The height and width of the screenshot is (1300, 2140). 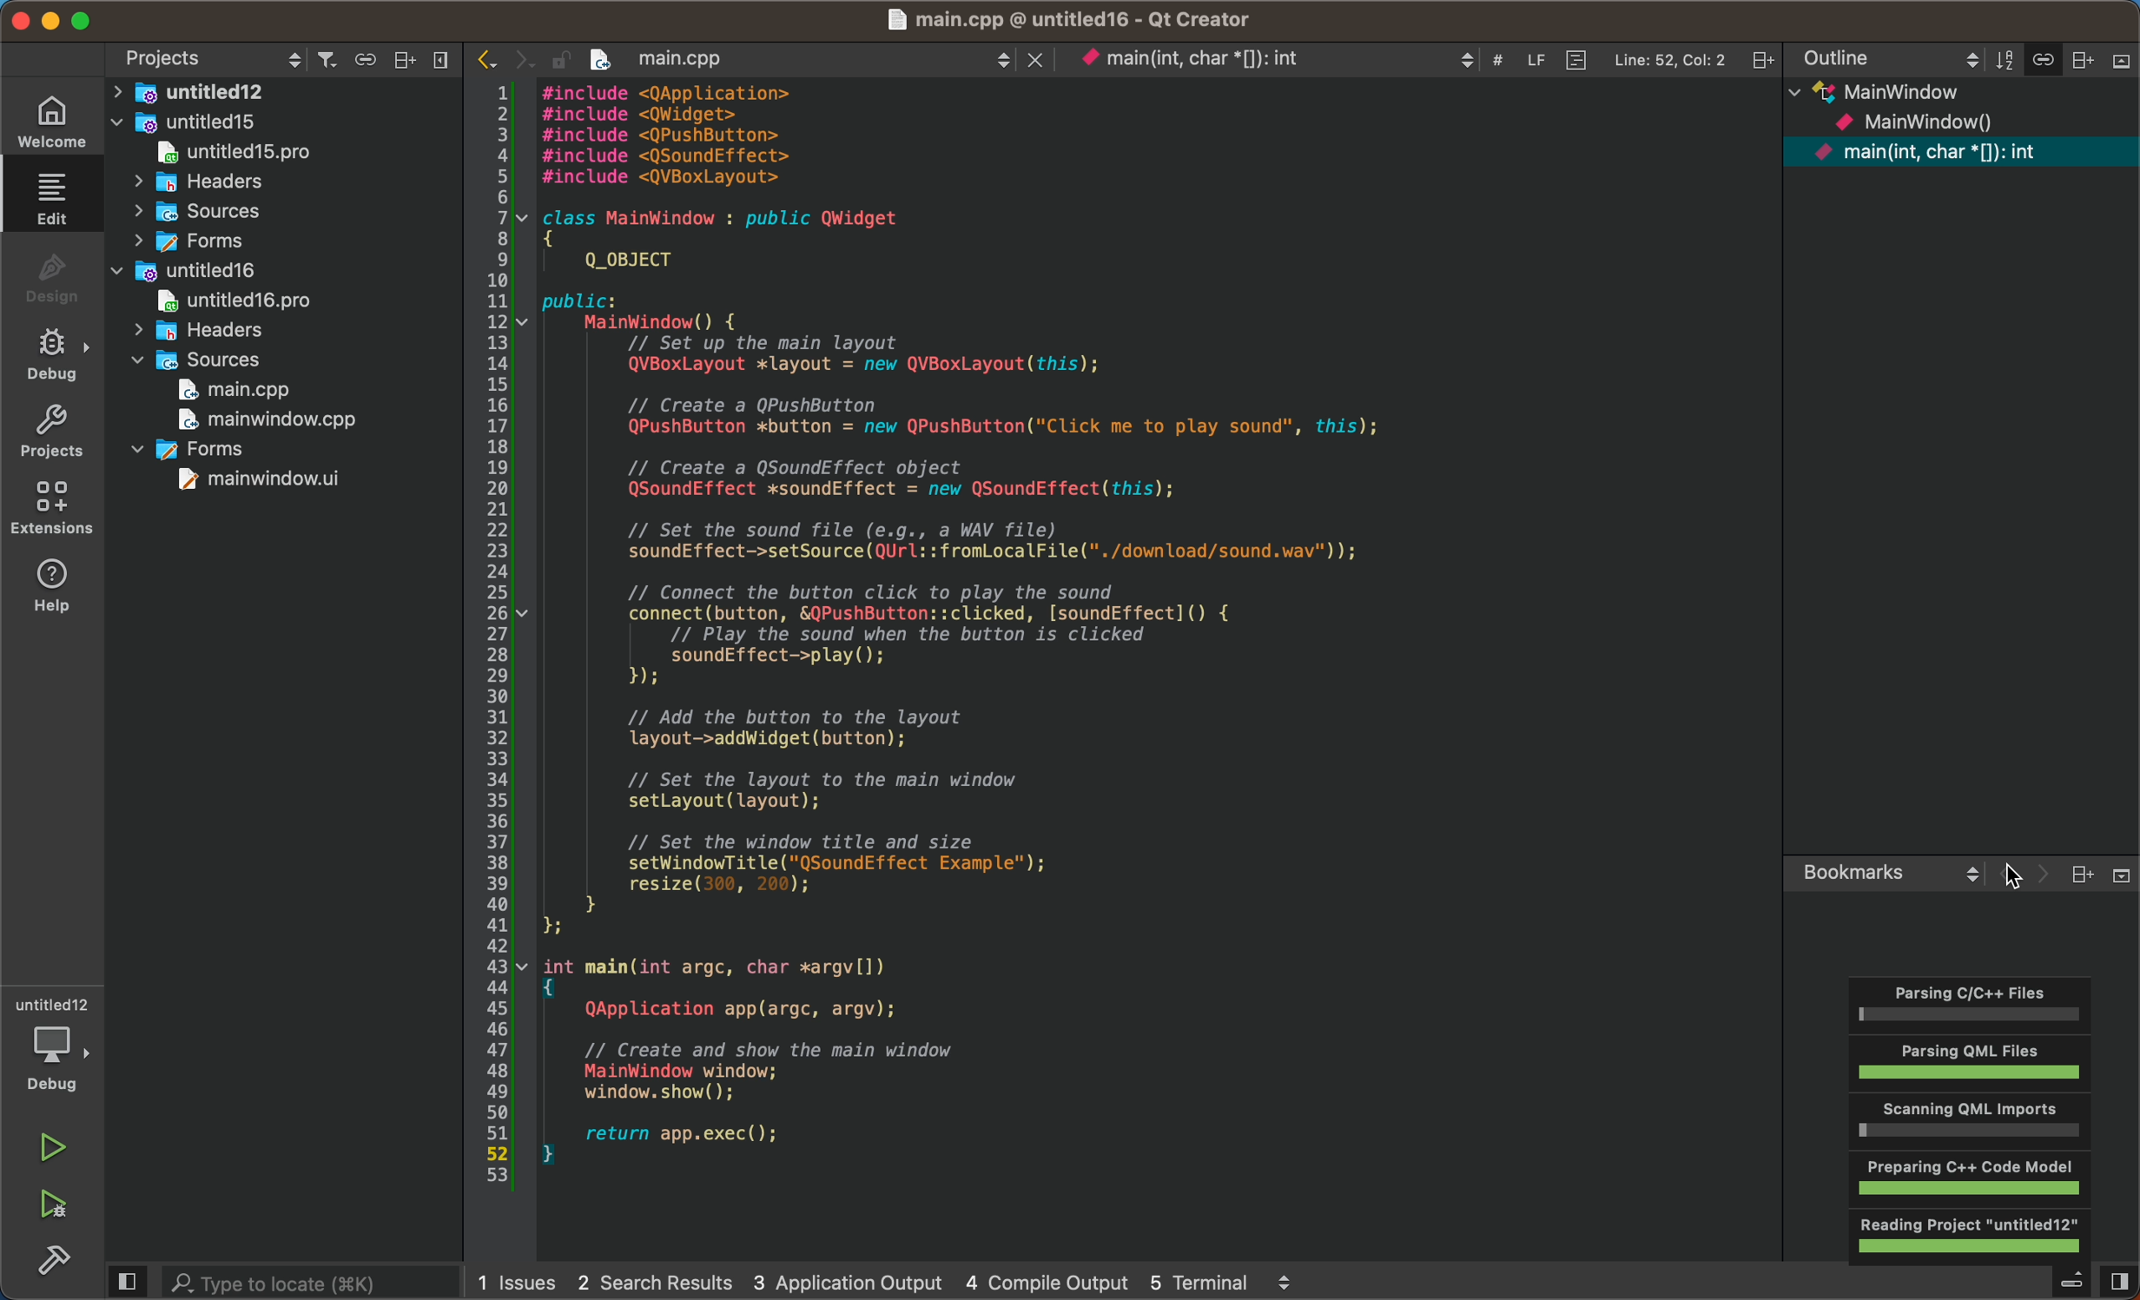 I want to click on help, so click(x=59, y=589).